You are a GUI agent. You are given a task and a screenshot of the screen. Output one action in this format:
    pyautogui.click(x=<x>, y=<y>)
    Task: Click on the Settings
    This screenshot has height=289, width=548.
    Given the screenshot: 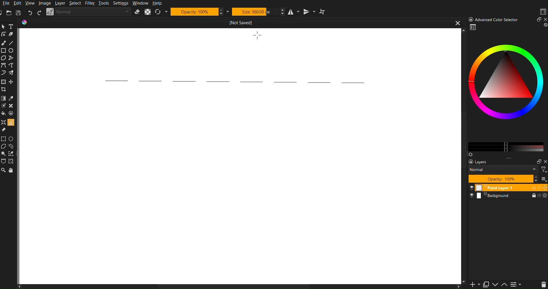 What is the action you would take?
    pyautogui.click(x=121, y=4)
    